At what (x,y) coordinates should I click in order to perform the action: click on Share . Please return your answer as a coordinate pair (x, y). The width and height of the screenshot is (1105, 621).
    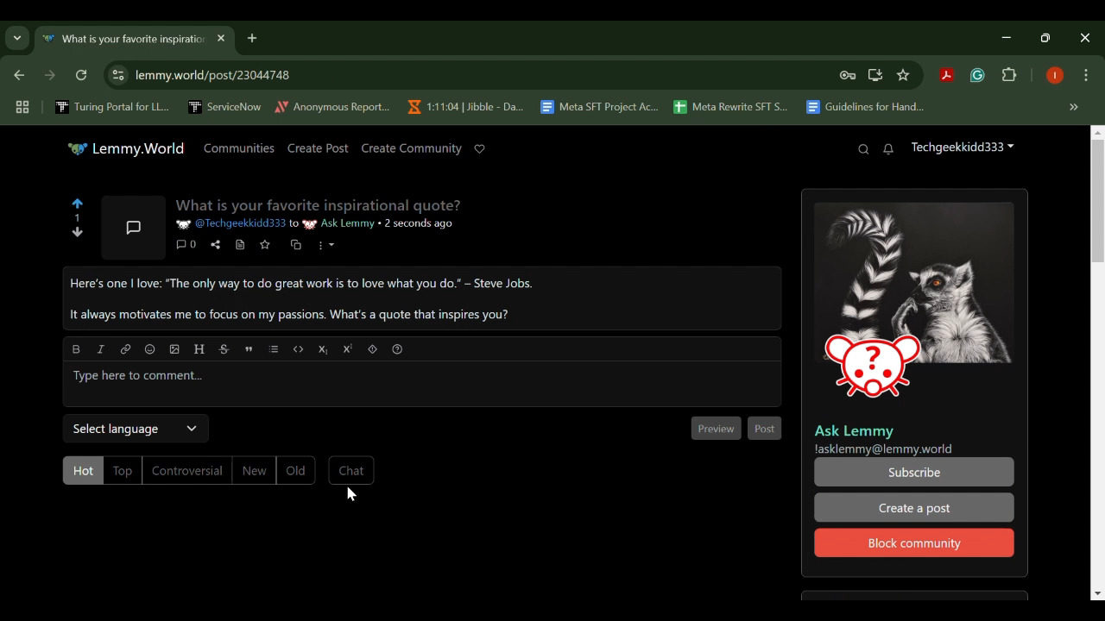
    Looking at the image, I should click on (217, 246).